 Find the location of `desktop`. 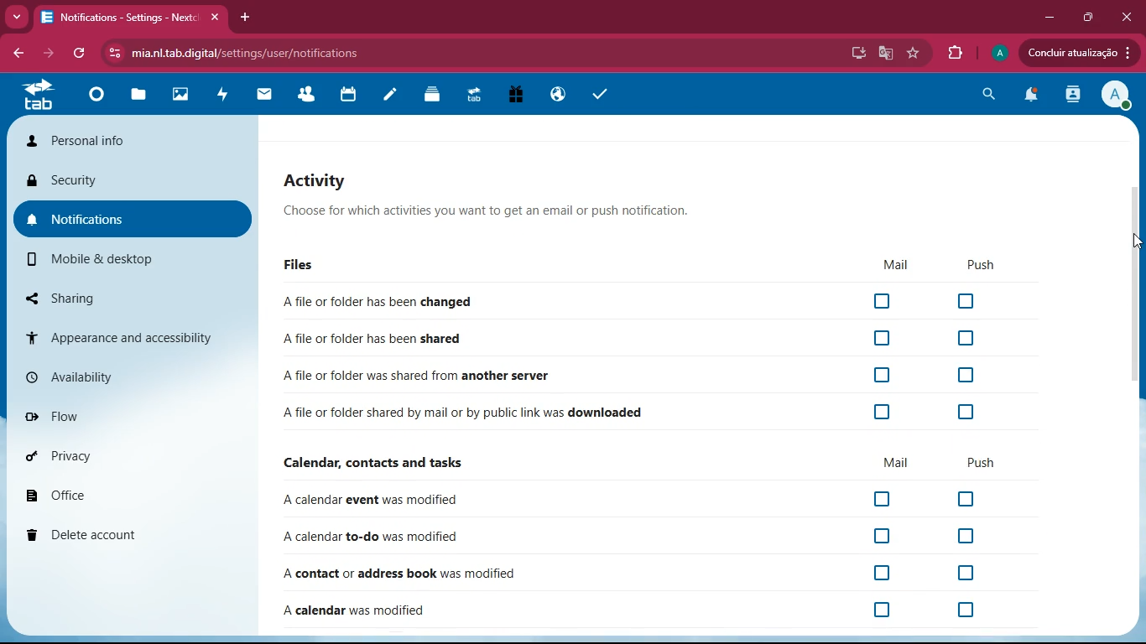

desktop is located at coordinates (856, 55).